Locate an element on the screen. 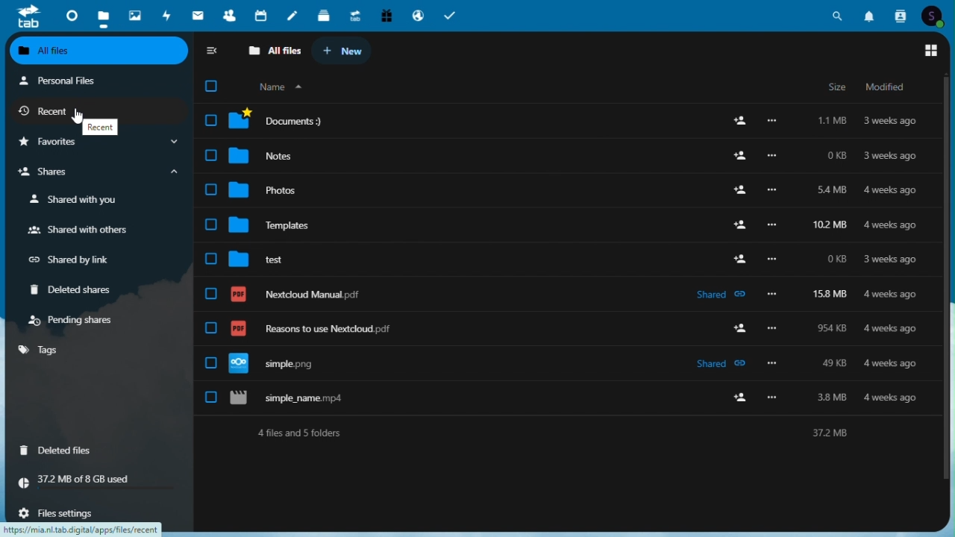 This screenshot has height=537, width=955. Notifications is located at coordinates (871, 14).